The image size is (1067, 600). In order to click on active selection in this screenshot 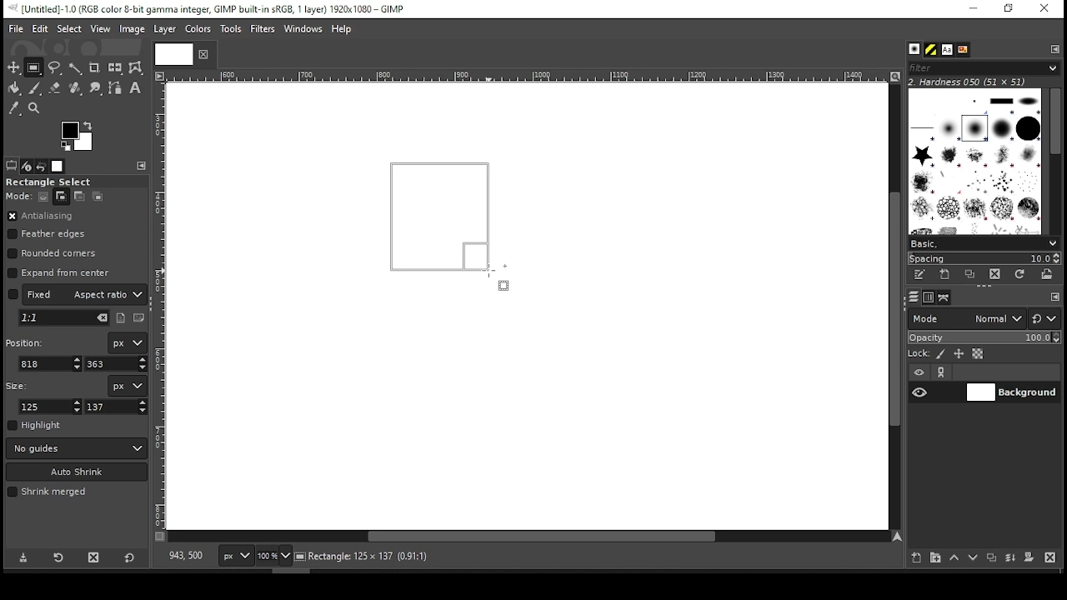, I will do `click(447, 223)`.